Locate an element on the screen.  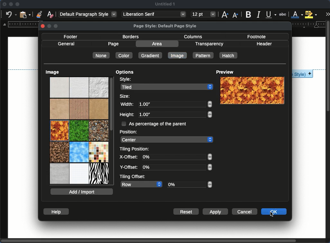
1.00 is located at coordinates (175, 115).